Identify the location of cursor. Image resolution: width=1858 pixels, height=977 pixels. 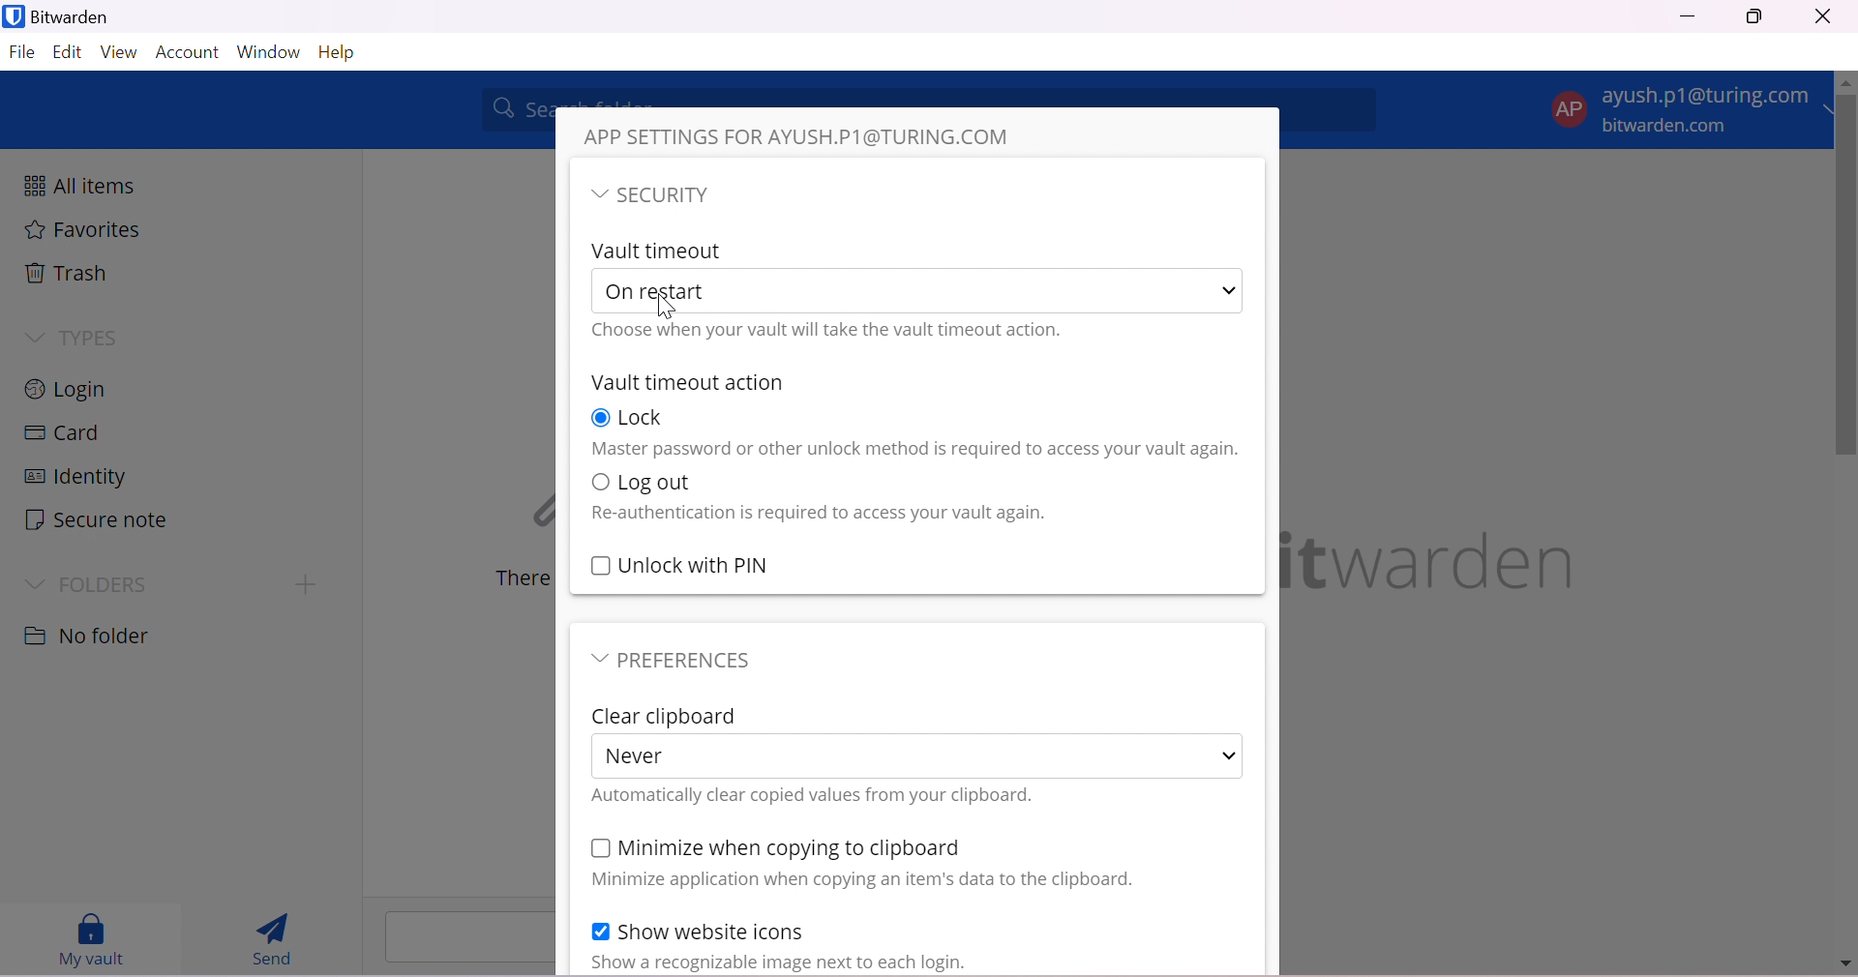
(672, 304).